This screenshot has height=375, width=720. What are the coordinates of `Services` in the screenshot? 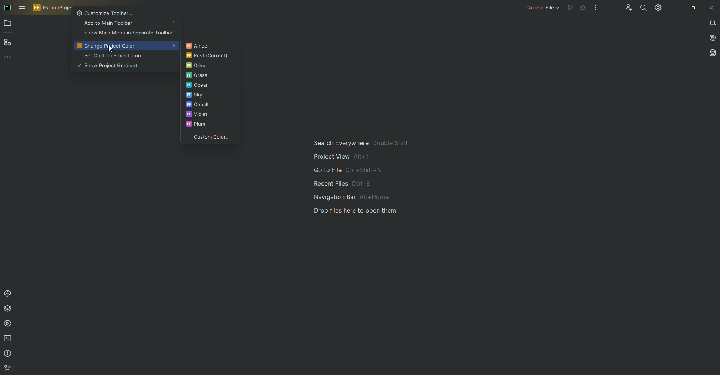 It's located at (9, 325).